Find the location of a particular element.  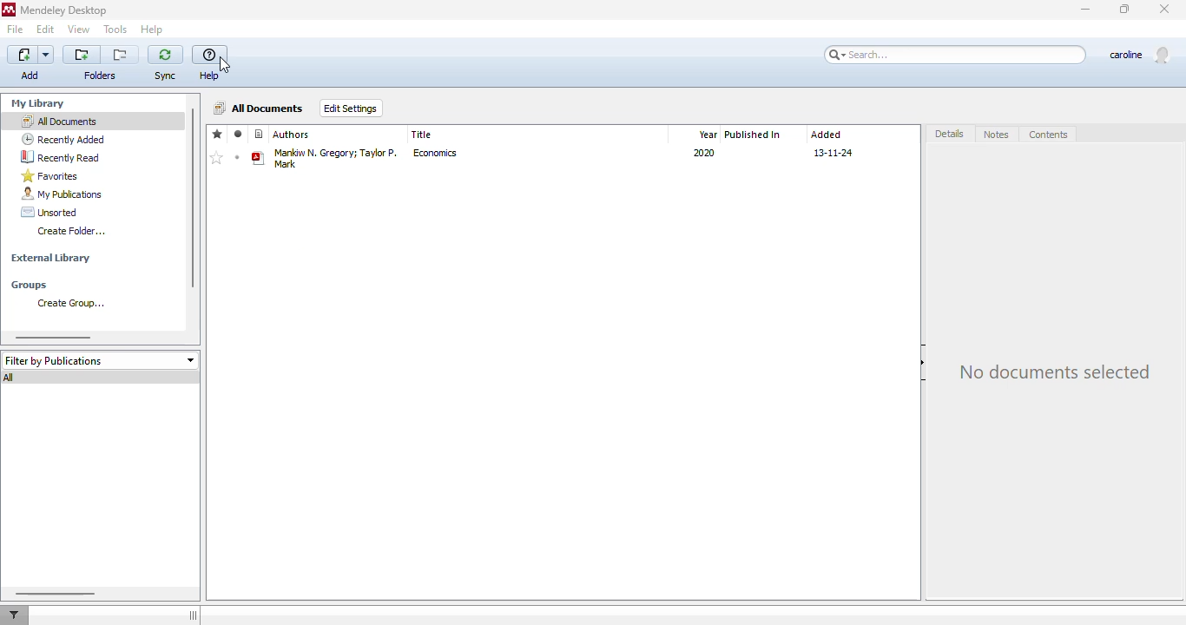

cursor is located at coordinates (225, 65).